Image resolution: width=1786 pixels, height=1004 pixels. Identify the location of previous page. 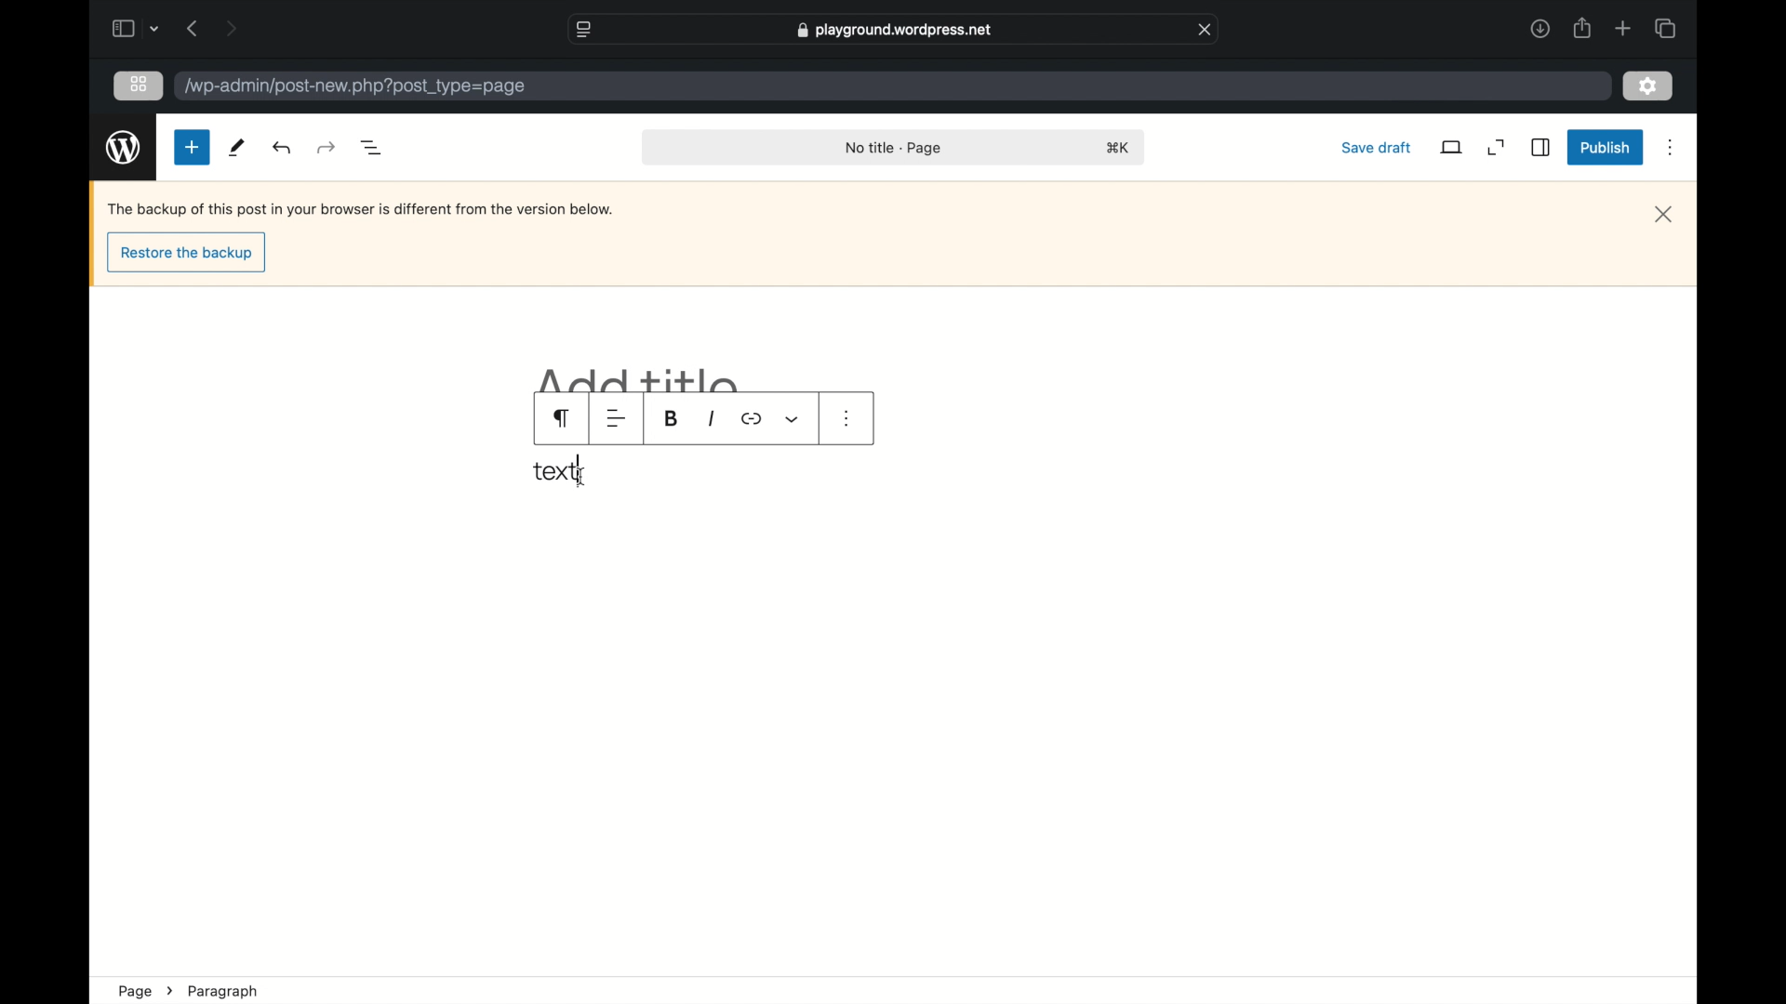
(192, 28).